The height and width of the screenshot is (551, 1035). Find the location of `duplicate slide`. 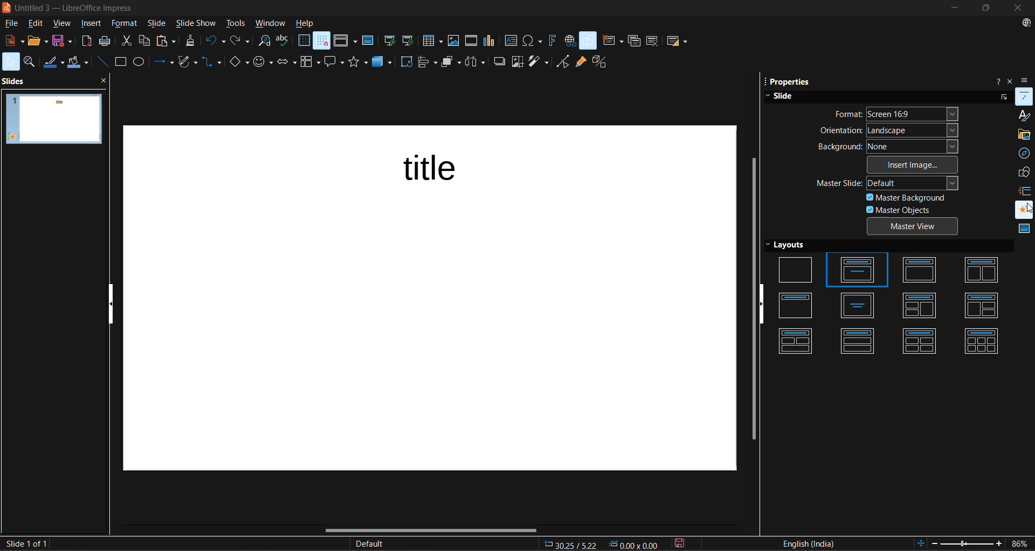

duplicate slide is located at coordinates (634, 43).